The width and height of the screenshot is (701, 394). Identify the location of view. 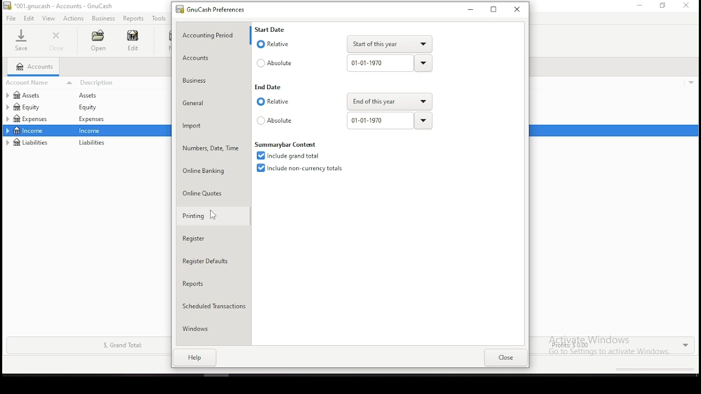
(49, 19).